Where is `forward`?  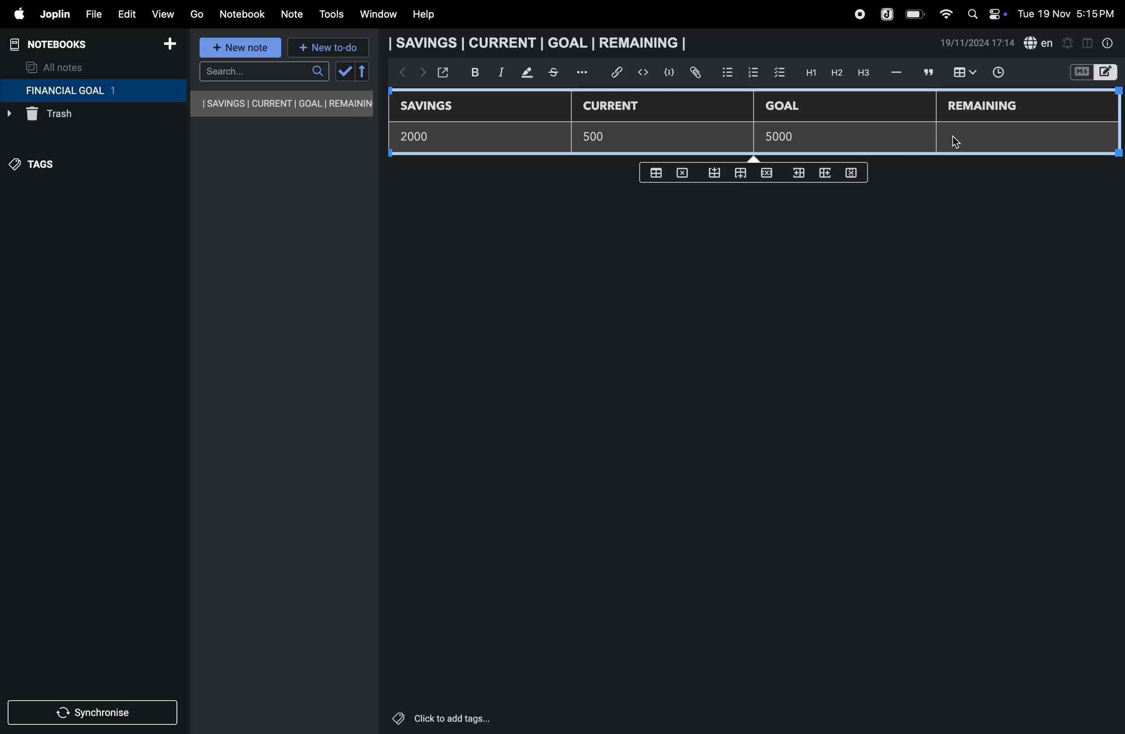 forward is located at coordinates (420, 74).